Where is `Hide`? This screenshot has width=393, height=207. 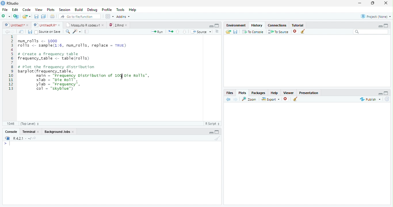
Hide is located at coordinates (210, 133).